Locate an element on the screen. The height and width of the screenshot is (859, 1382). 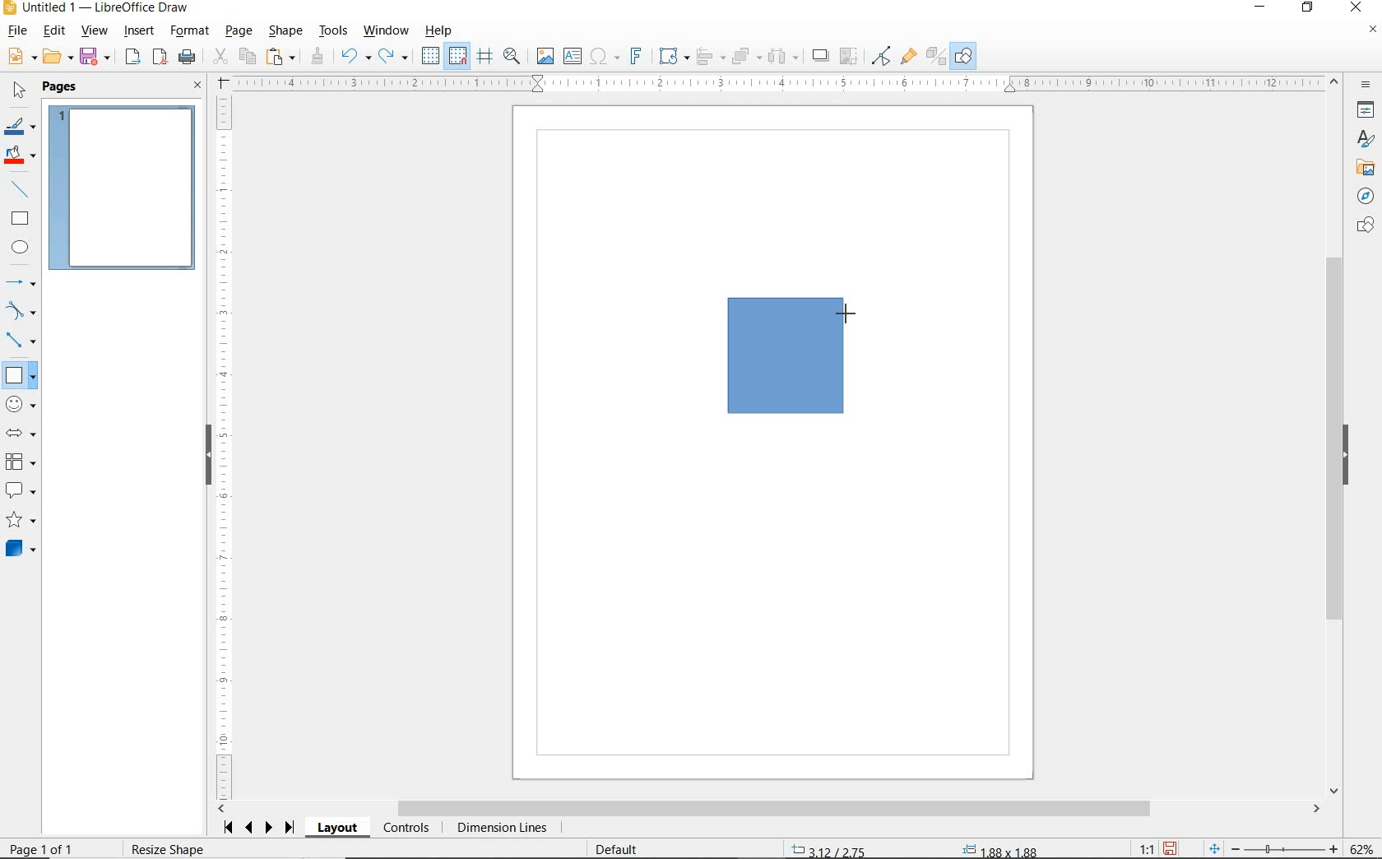
COPY is located at coordinates (247, 57).